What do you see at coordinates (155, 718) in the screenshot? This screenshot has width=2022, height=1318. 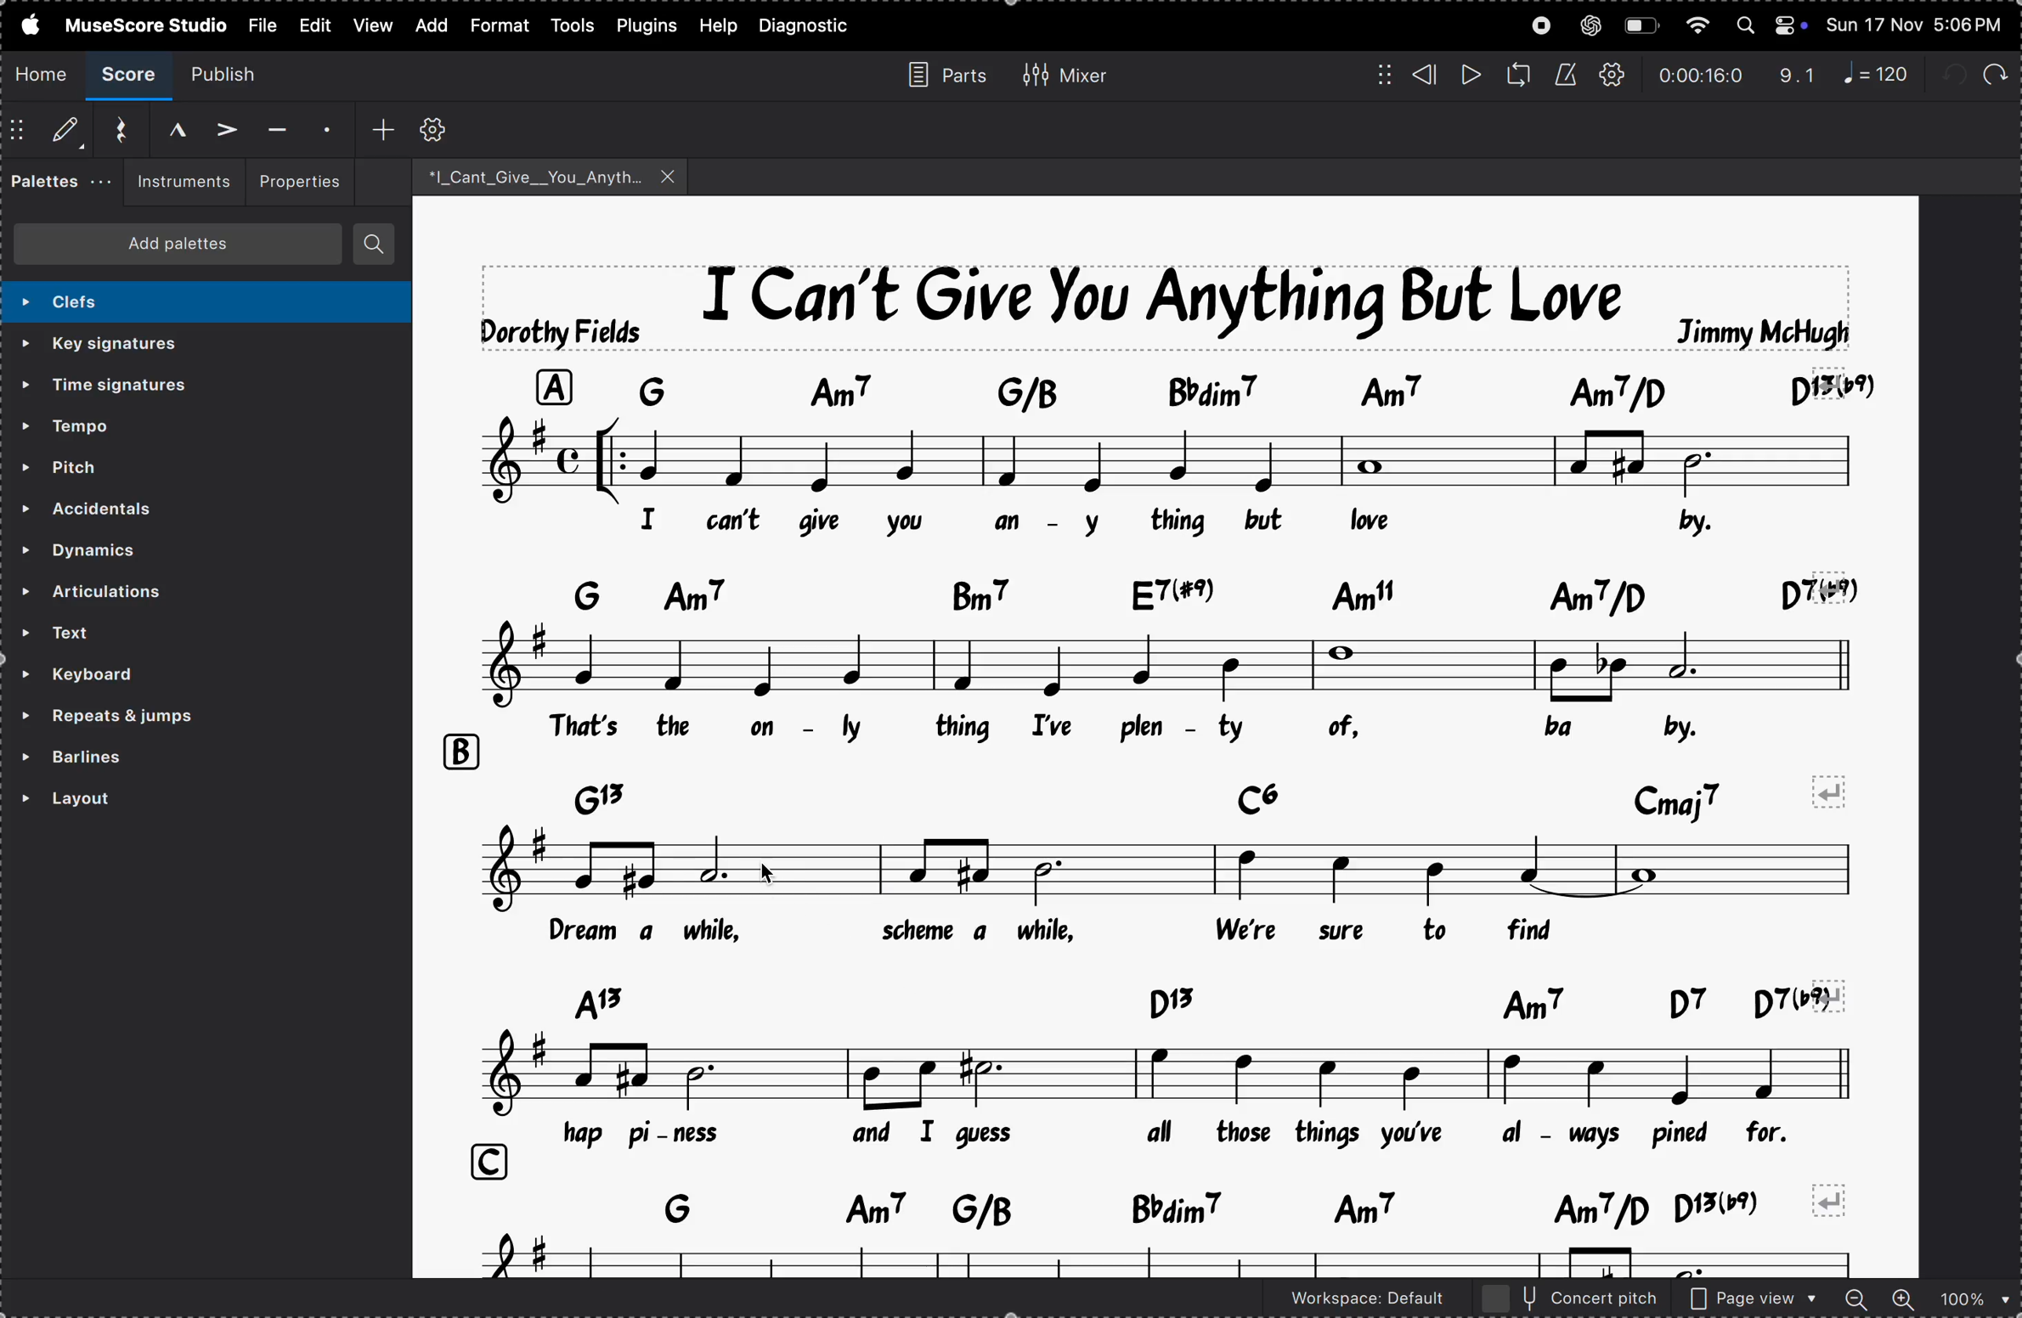 I see `repeats and jumps` at bounding box center [155, 718].